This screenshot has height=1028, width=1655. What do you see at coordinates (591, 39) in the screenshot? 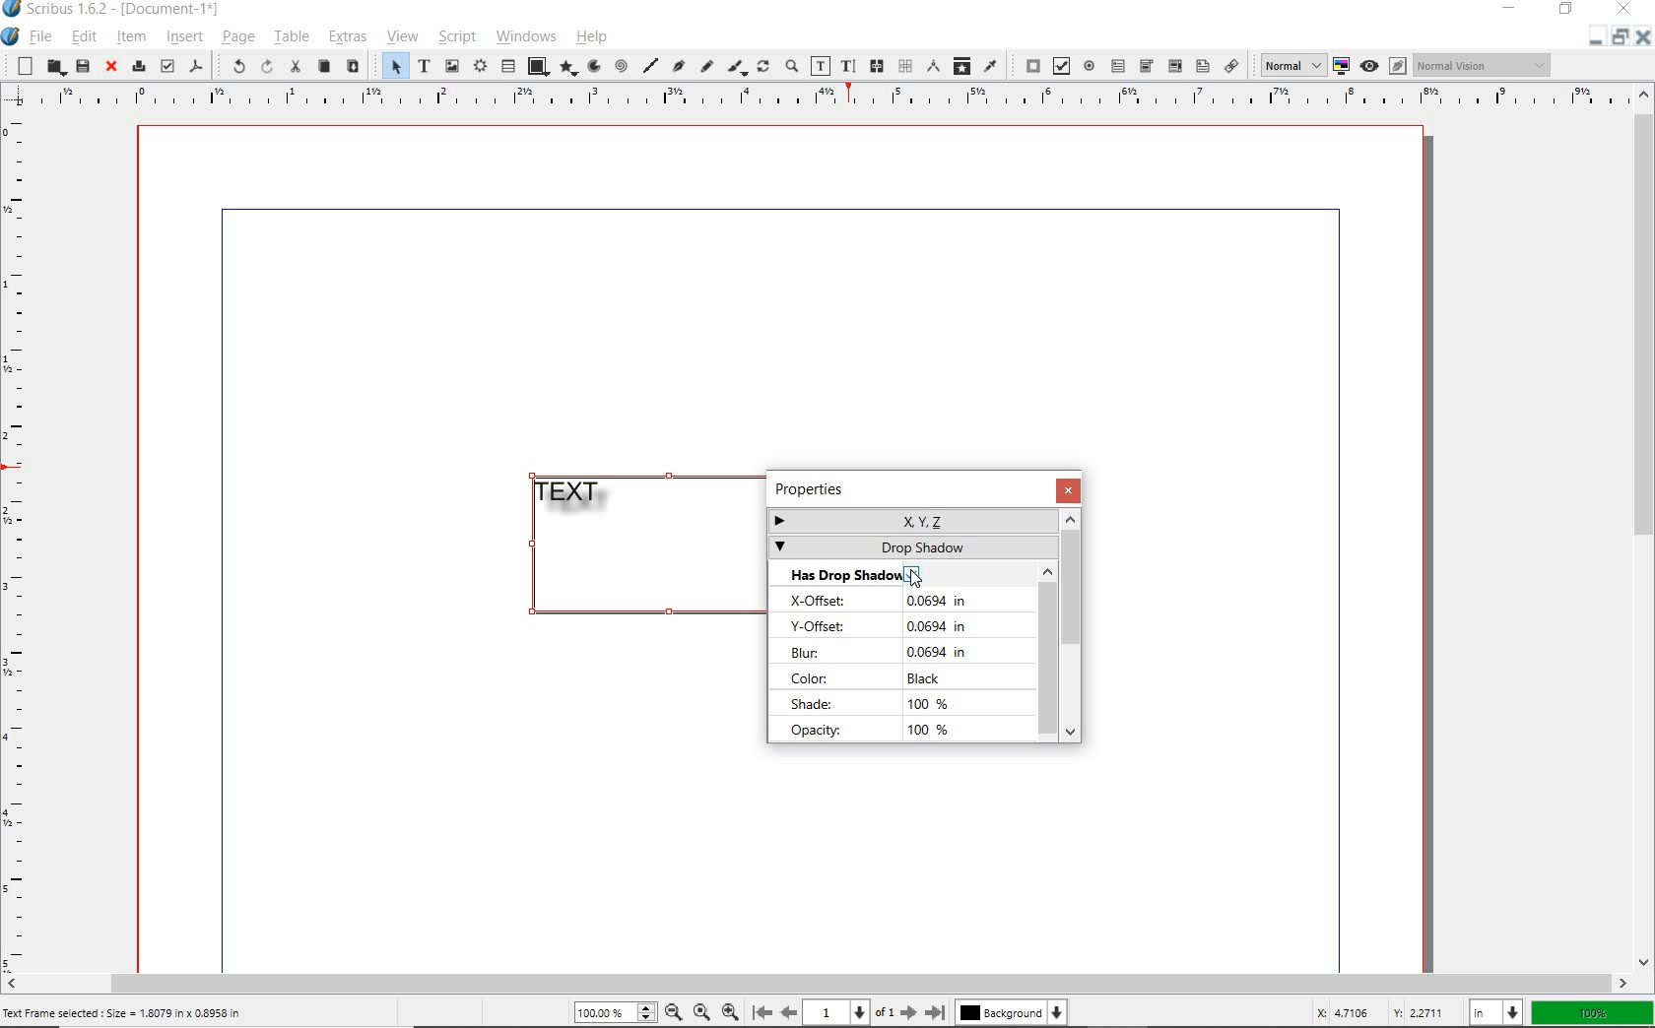
I see `help` at bounding box center [591, 39].